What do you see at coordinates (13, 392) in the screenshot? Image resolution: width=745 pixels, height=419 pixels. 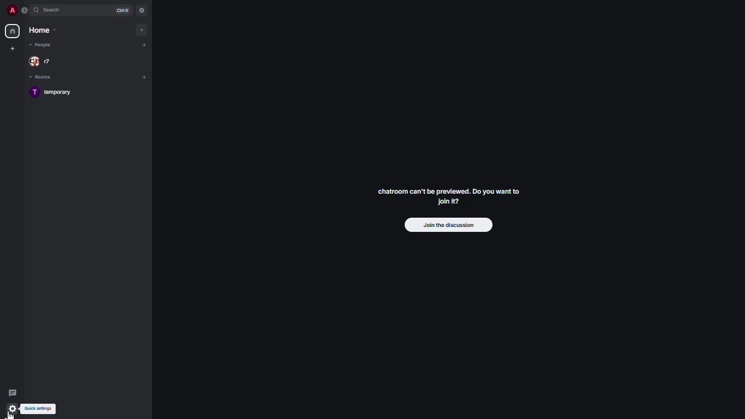 I see `threads` at bounding box center [13, 392].